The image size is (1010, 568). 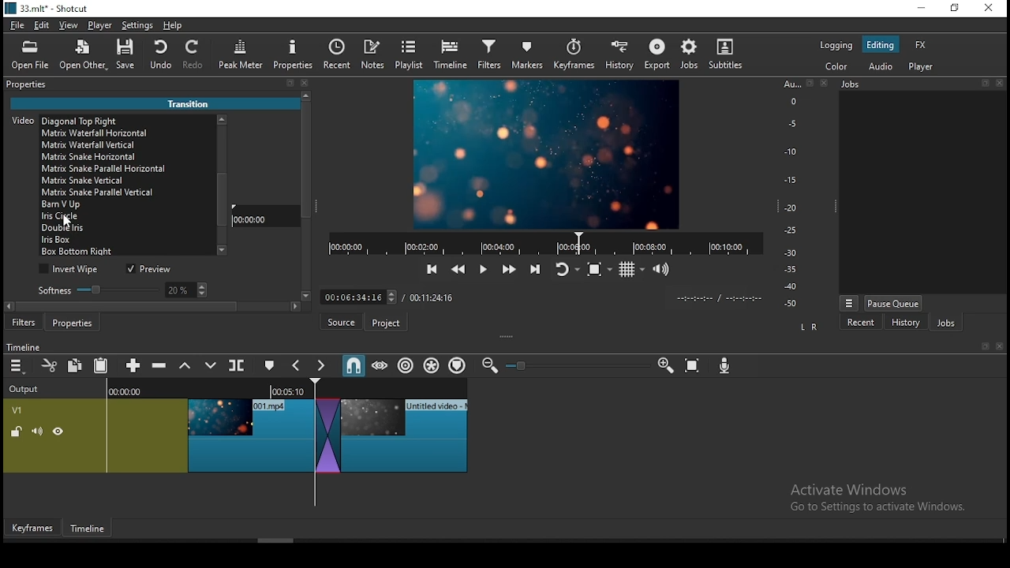 I want to click on toggle grid display on player, so click(x=634, y=267).